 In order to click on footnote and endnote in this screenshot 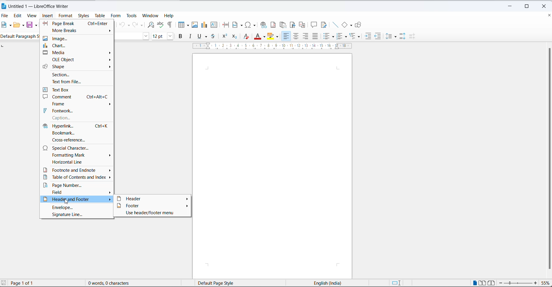, I will do `click(77, 169)`.